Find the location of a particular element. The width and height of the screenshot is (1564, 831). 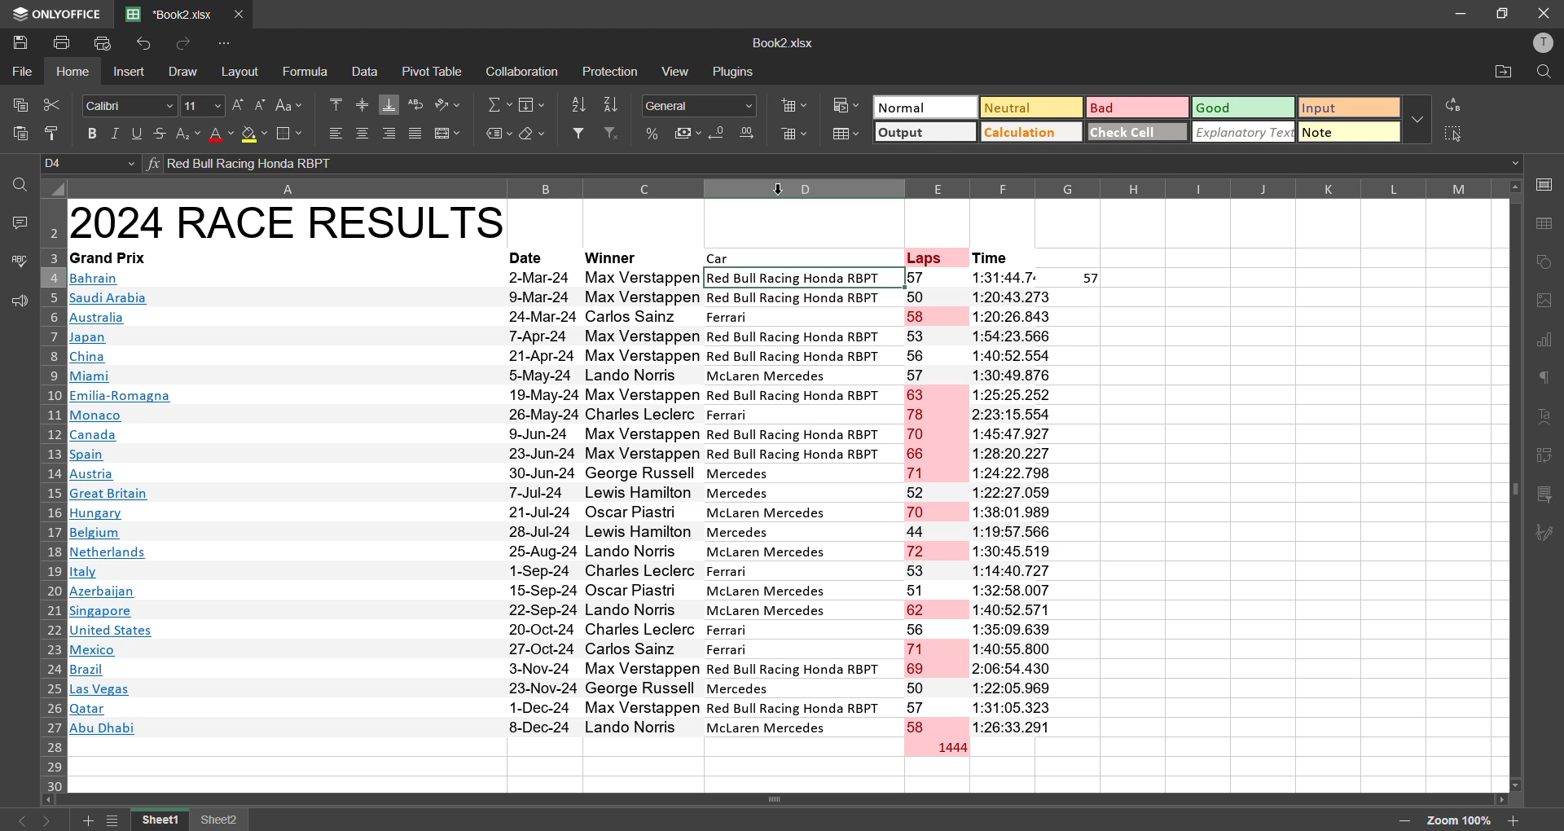

table is located at coordinates (1548, 224).